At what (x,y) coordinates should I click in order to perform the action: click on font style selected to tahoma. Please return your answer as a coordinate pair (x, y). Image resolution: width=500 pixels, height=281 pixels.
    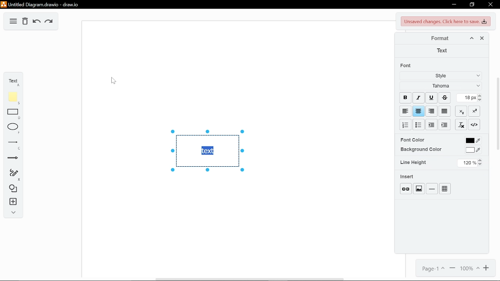
    Looking at the image, I should click on (439, 86).